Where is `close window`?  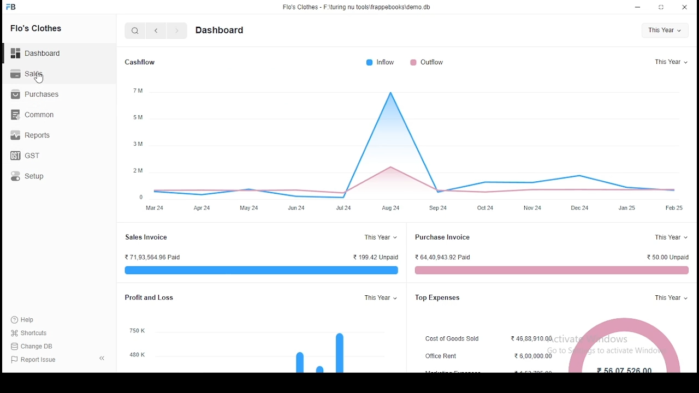
close window is located at coordinates (684, 7).